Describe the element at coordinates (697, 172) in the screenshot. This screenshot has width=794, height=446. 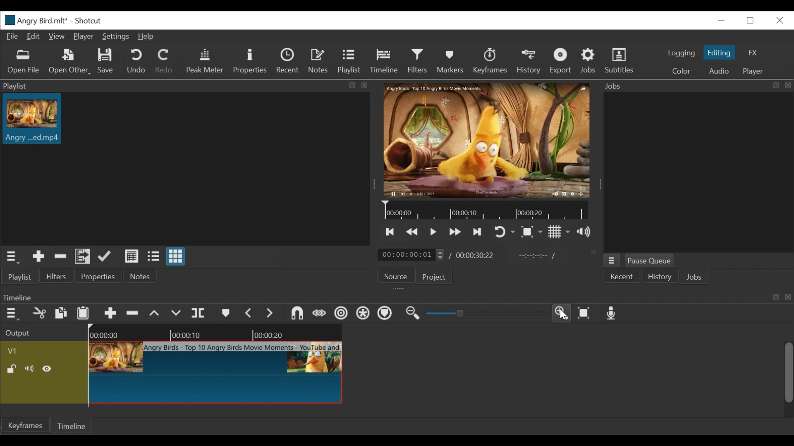
I see `Jobs Panel` at that location.